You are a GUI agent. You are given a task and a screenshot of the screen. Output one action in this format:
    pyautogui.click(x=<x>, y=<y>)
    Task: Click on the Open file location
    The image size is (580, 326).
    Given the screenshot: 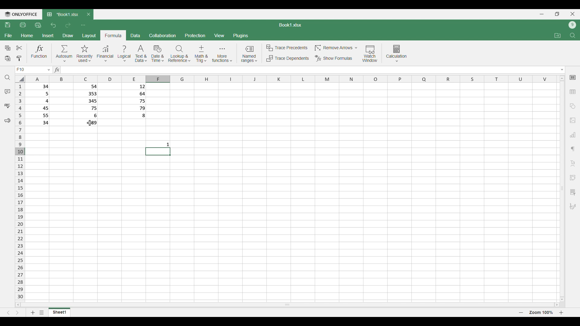 What is the action you would take?
    pyautogui.click(x=558, y=36)
    